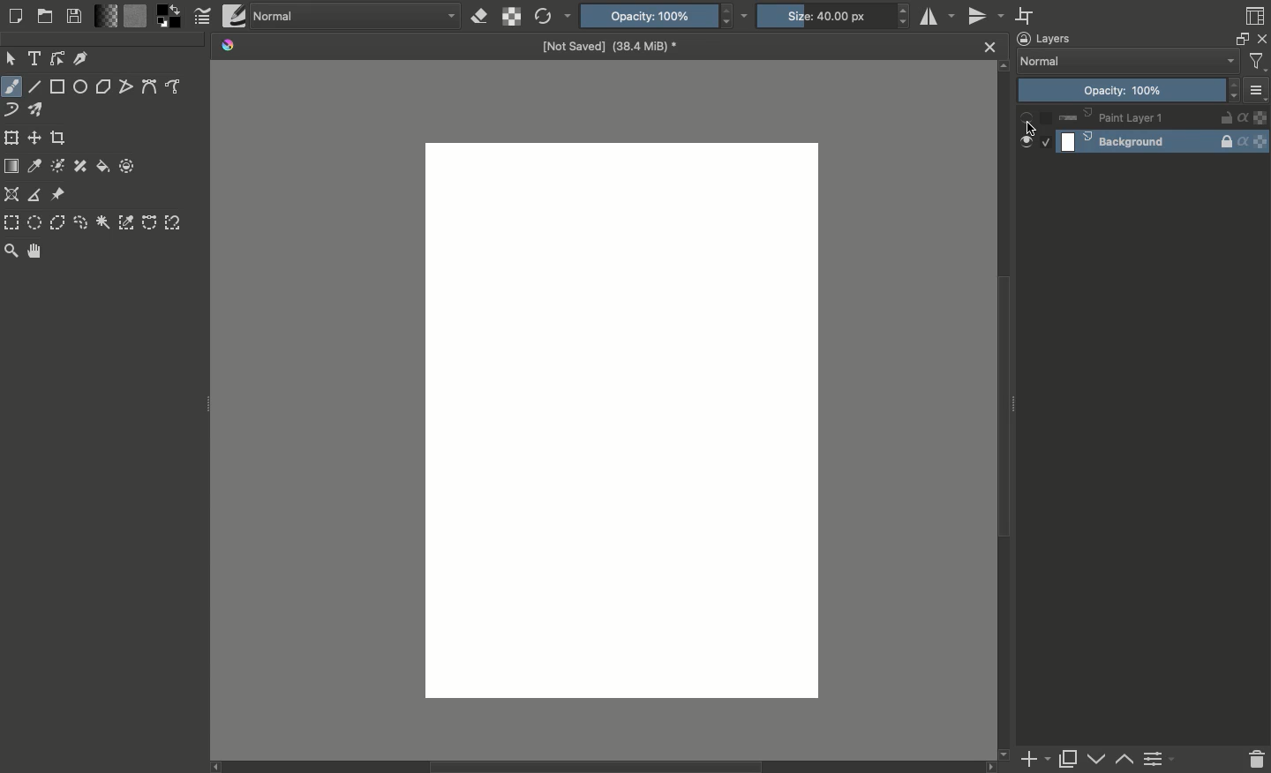  What do you see at coordinates (1031, 130) in the screenshot?
I see `cursor` at bounding box center [1031, 130].